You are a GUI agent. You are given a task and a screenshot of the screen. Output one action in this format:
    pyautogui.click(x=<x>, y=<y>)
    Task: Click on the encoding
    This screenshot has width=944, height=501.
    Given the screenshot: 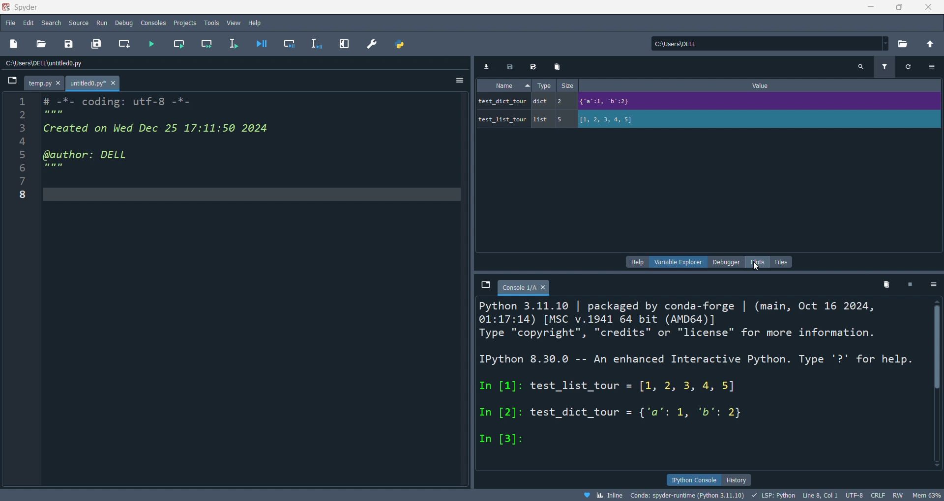 What is the action you would take?
    pyautogui.click(x=853, y=494)
    